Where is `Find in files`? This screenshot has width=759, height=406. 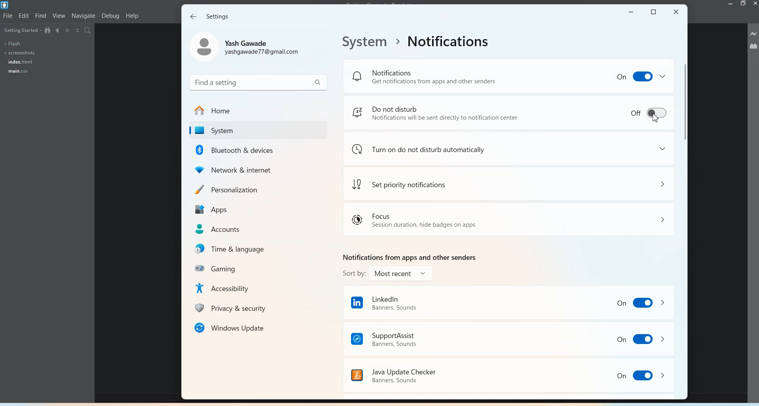
Find in files is located at coordinates (88, 31).